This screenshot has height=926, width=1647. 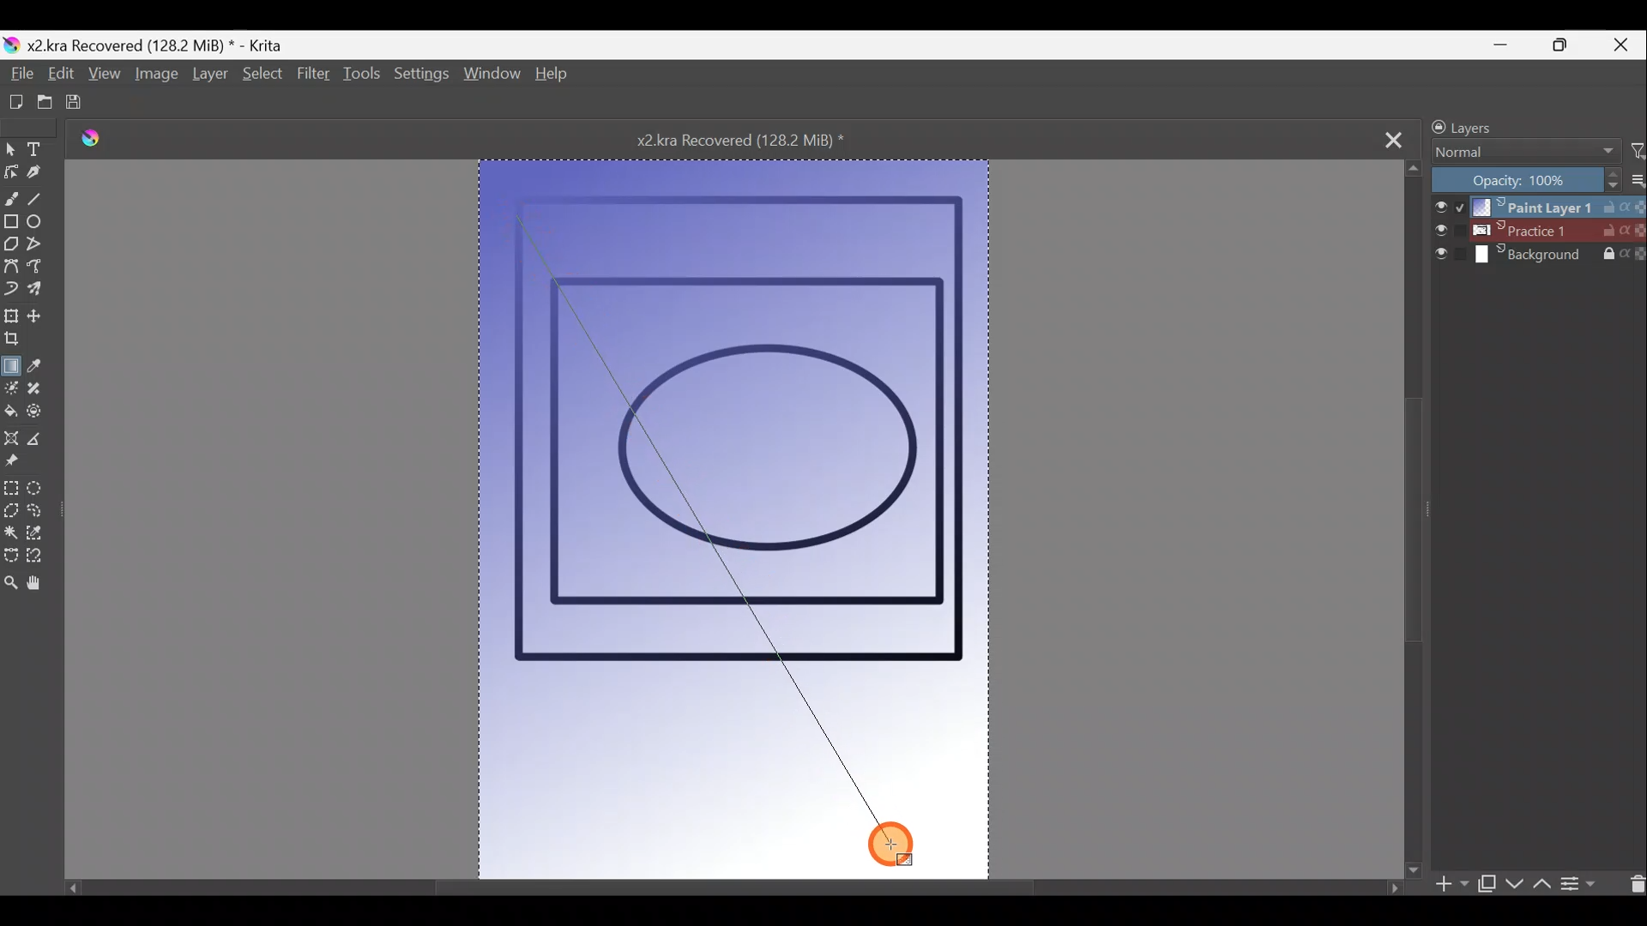 What do you see at coordinates (10, 224) in the screenshot?
I see `Rectangle tool` at bounding box center [10, 224].